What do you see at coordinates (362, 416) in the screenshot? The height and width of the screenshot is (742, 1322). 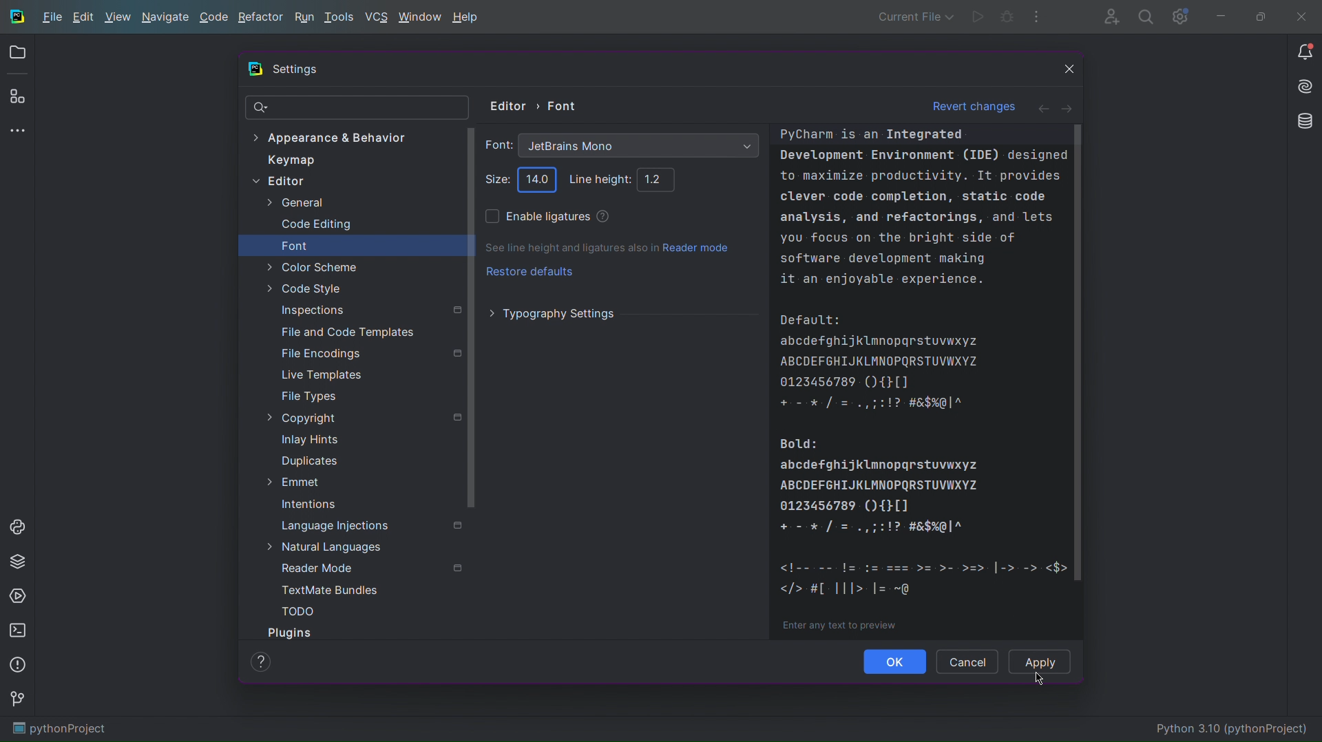 I see `Copyright` at bounding box center [362, 416].